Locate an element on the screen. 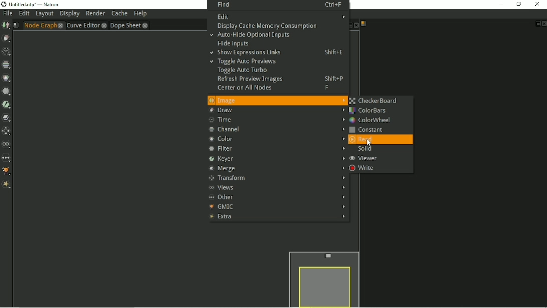 This screenshot has width=547, height=308. Close is located at coordinates (356, 26).